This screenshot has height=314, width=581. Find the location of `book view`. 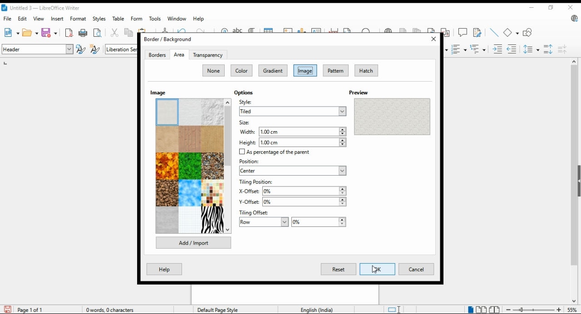

book view is located at coordinates (495, 310).